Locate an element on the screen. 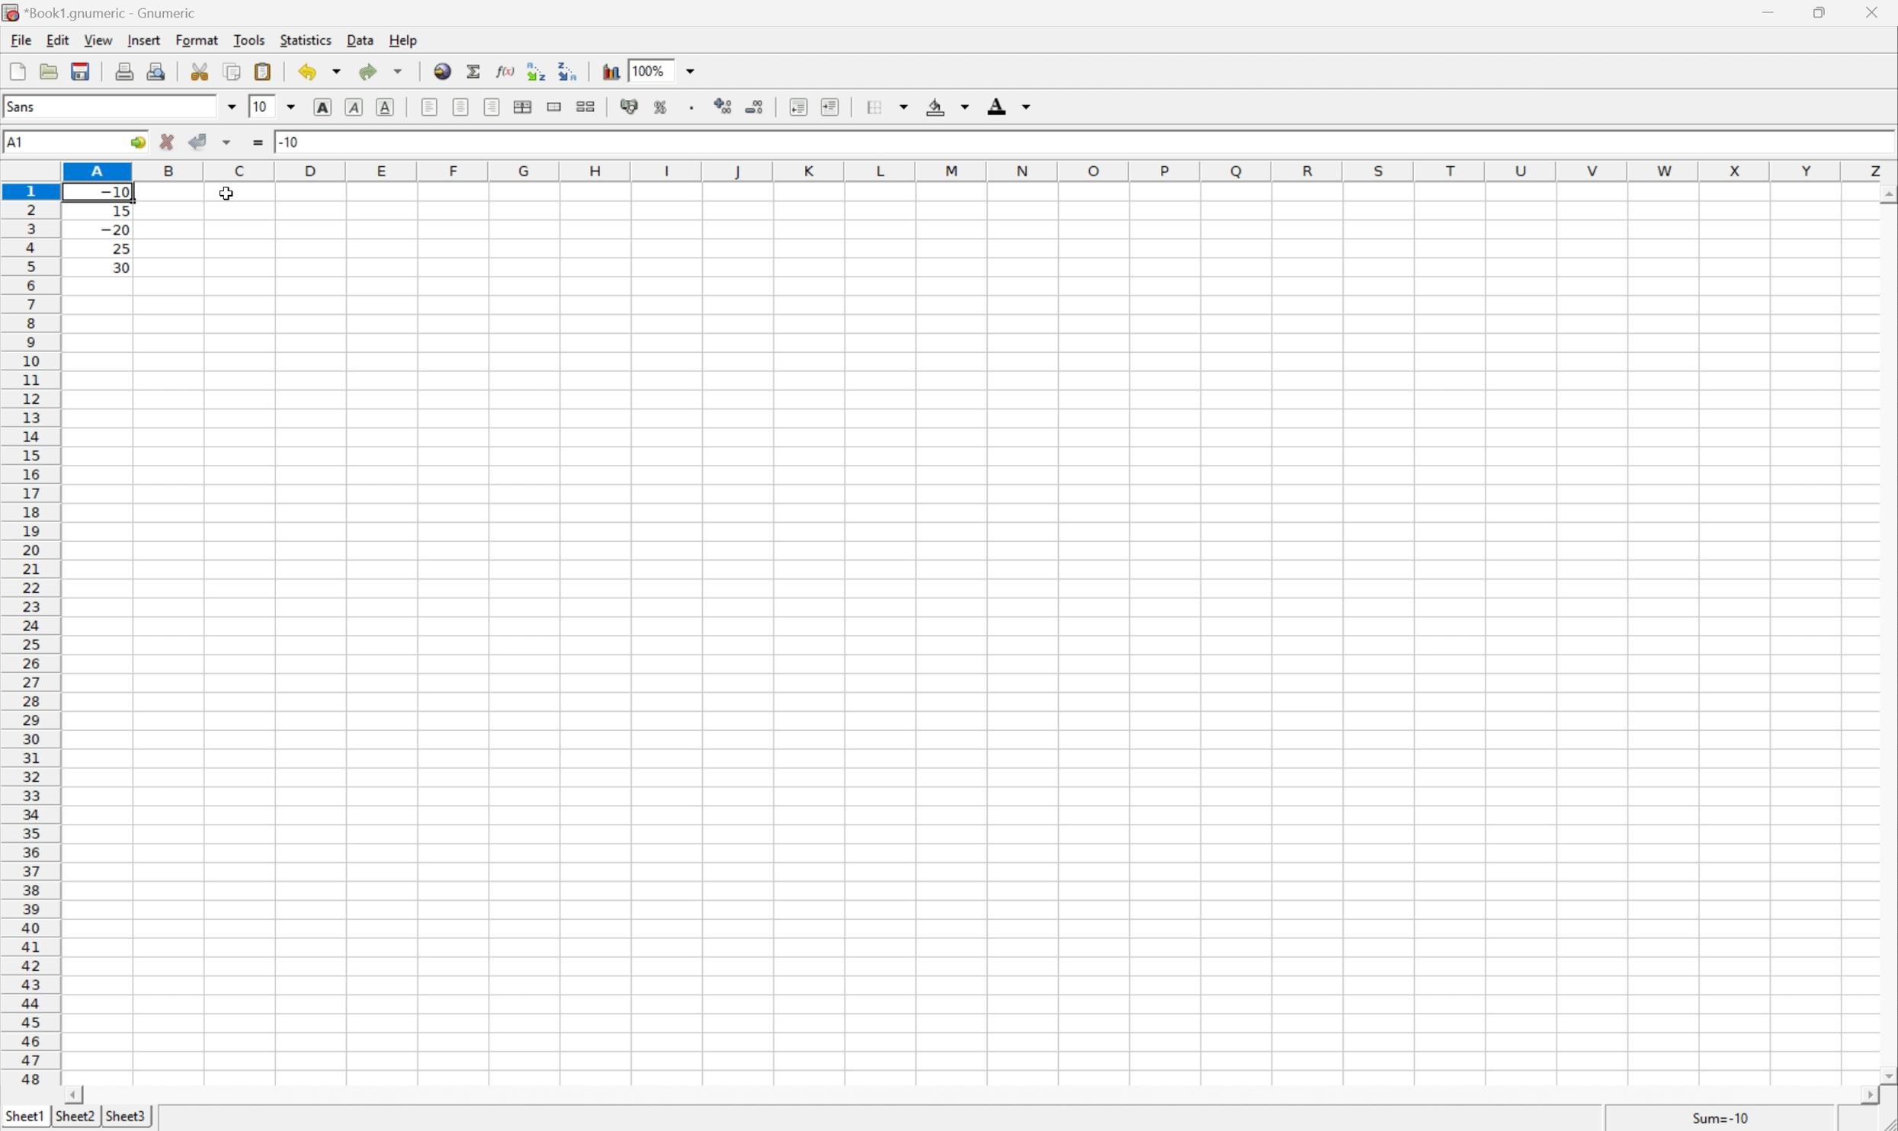  Drop Down is located at coordinates (293, 105).